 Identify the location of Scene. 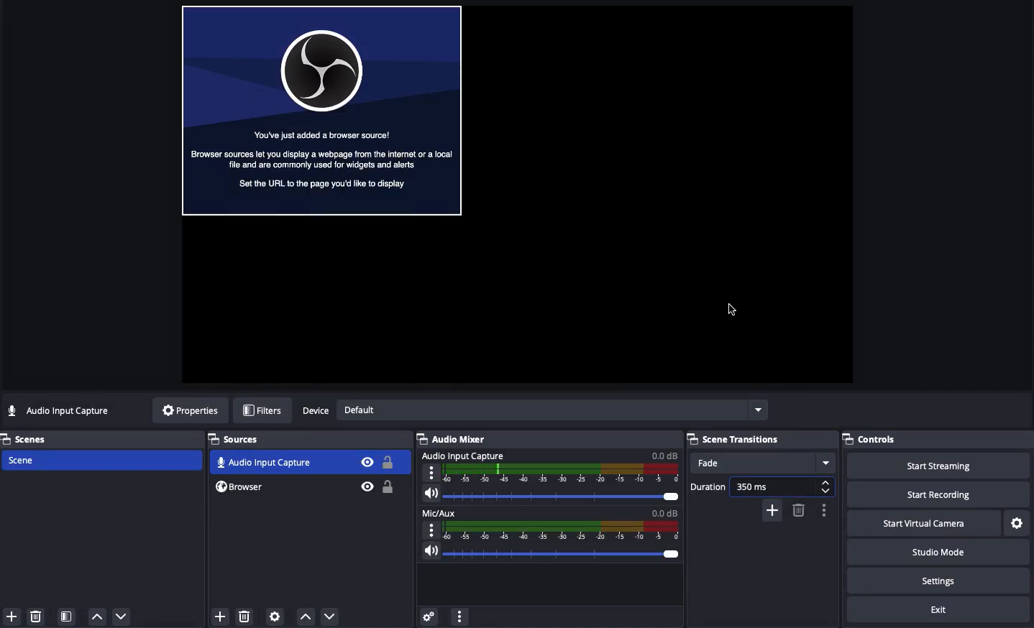
(105, 461).